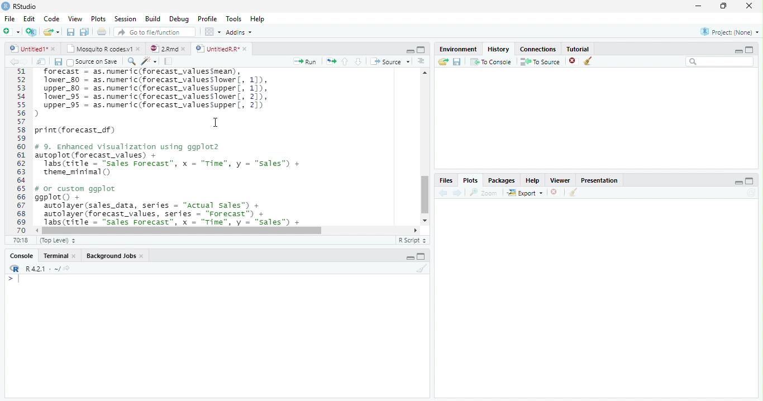 The height and width of the screenshot is (401, 763). I want to click on Refresh, so click(751, 193).